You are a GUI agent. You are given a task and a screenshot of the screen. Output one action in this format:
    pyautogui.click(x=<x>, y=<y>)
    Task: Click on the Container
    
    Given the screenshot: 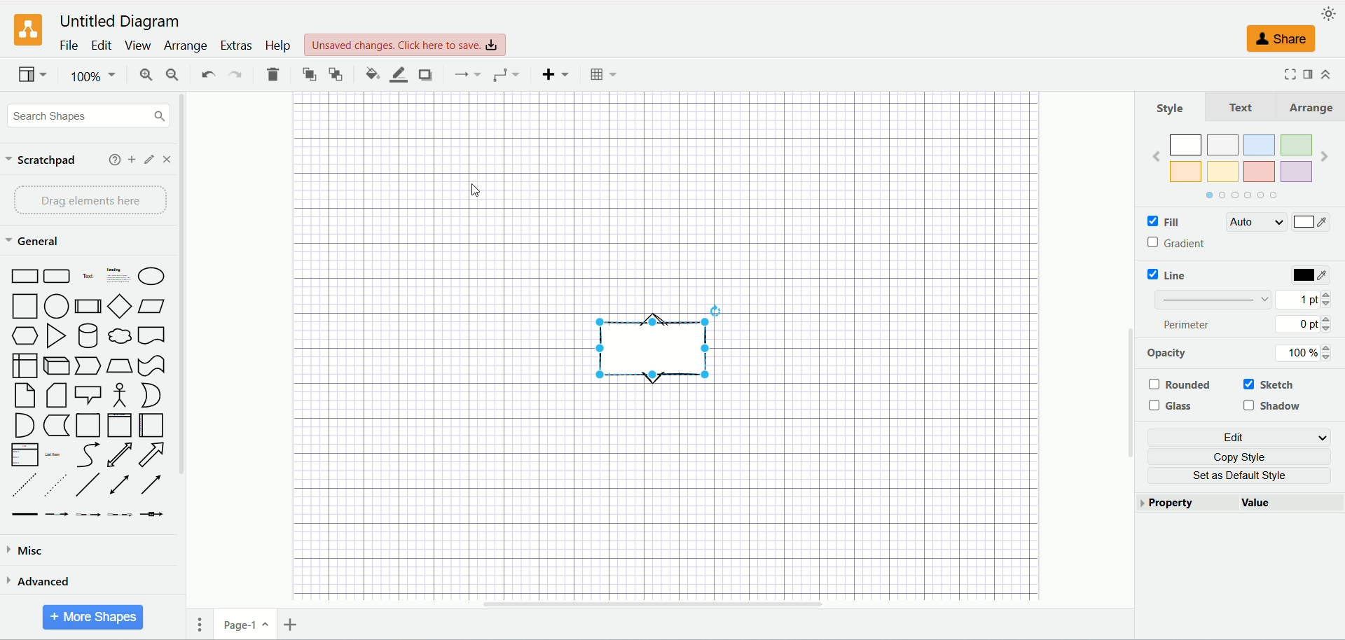 What is the action you would take?
    pyautogui.click(x=88, y=425)
    